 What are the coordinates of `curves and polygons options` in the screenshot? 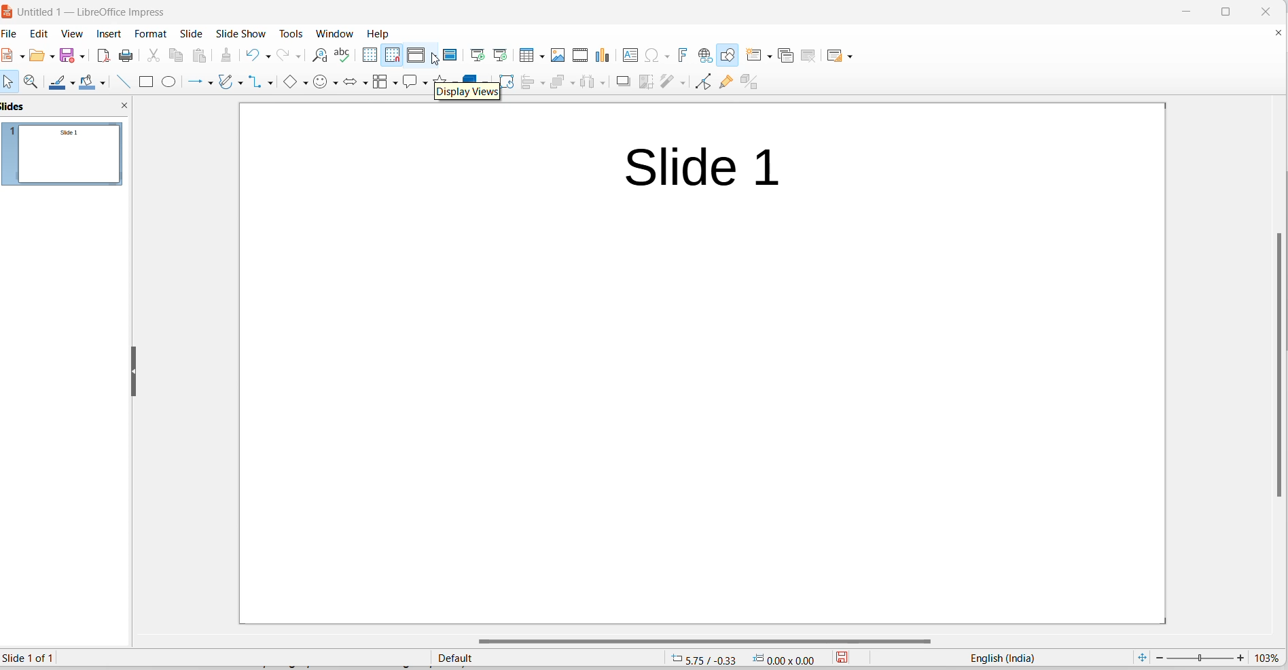 It's located at (244, 82).